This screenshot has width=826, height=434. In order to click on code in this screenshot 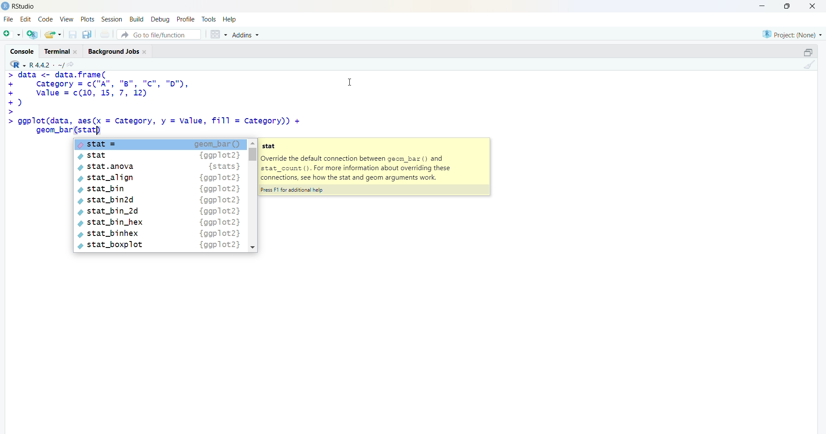, I will do `click(45, 19)`.